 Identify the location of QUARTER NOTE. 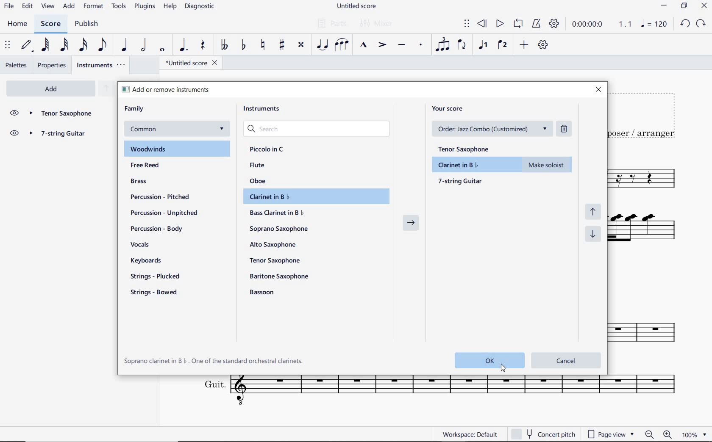
(125, 45).